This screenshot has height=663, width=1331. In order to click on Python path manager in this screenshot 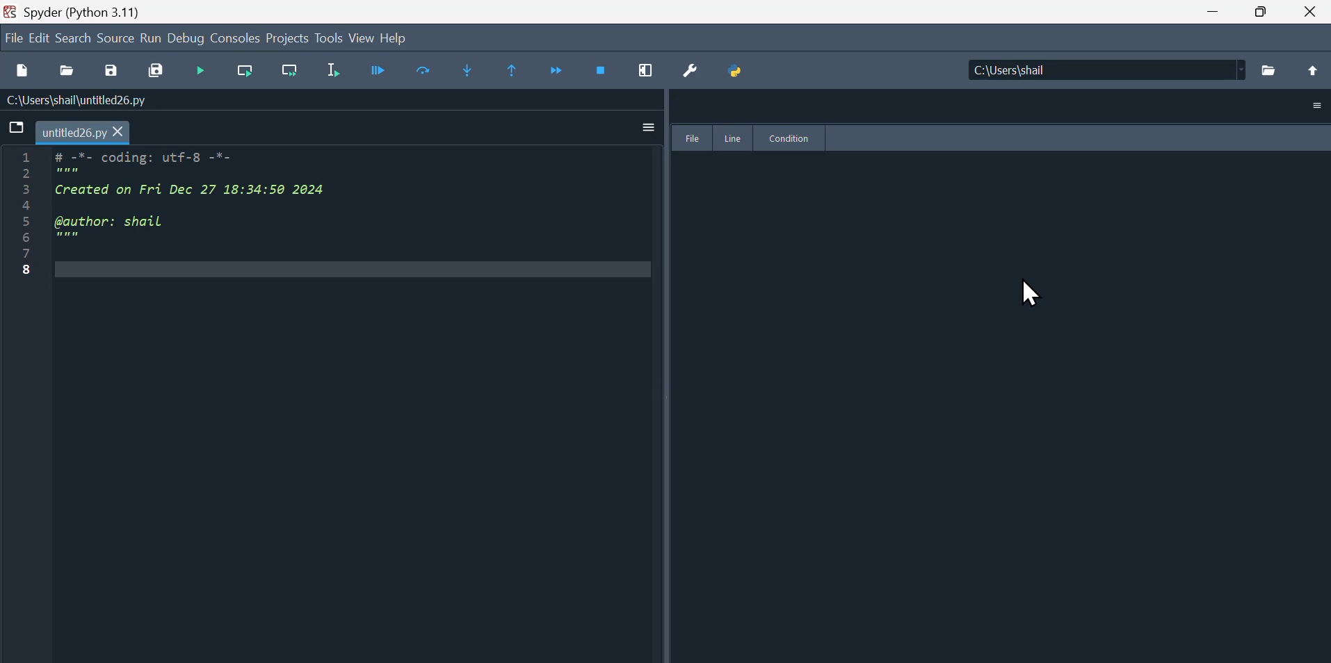, I will do `click(737, 71)`.